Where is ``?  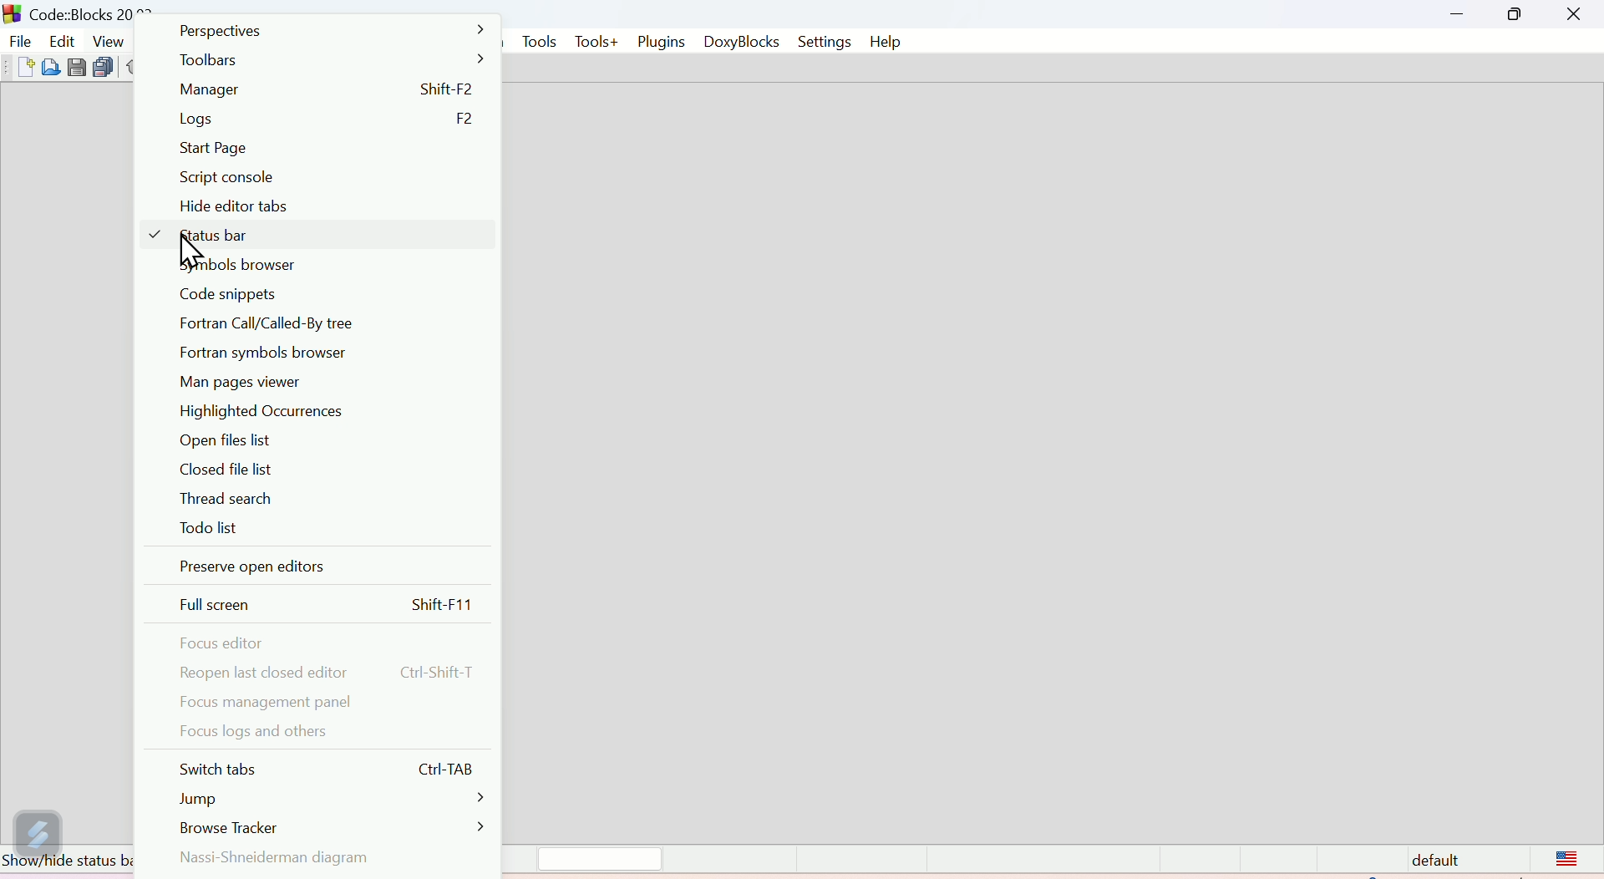  is located at coordinates (74, 69).